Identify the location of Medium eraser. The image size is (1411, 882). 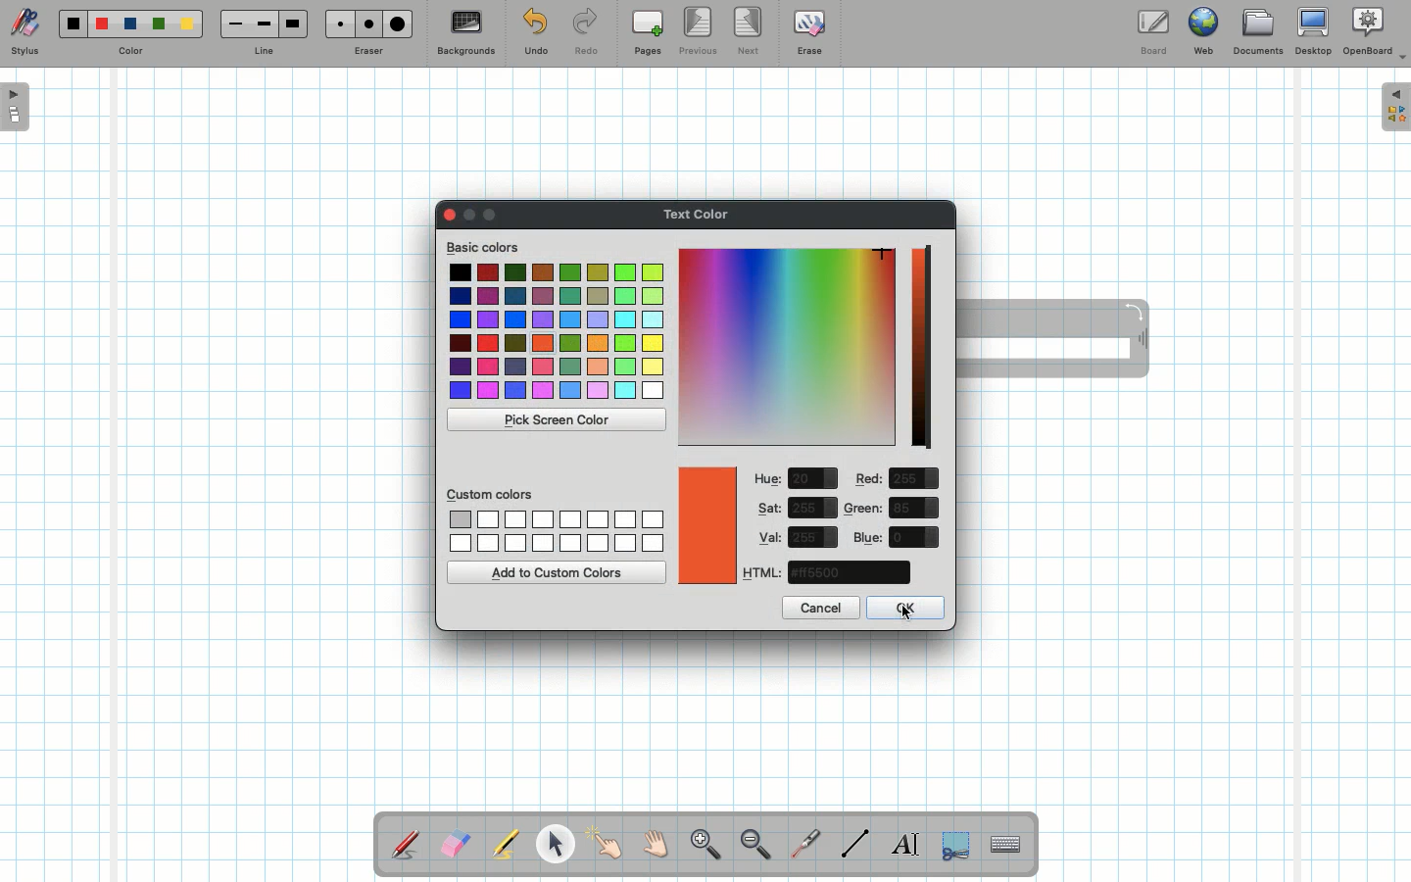
(365, 24).